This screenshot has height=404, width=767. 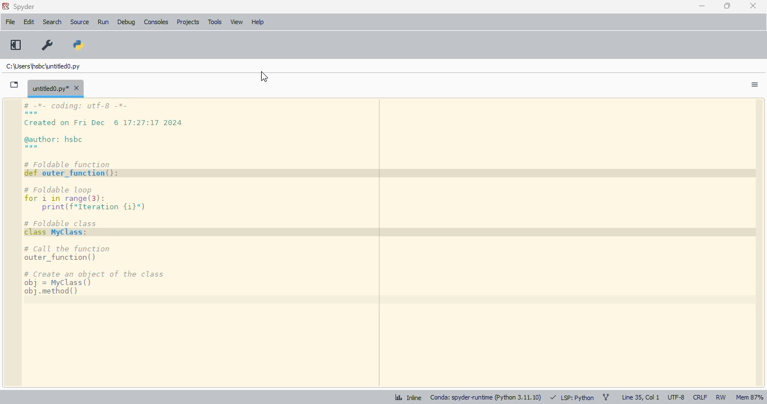 I want to click on CRLF , so click(x=700, y=397).